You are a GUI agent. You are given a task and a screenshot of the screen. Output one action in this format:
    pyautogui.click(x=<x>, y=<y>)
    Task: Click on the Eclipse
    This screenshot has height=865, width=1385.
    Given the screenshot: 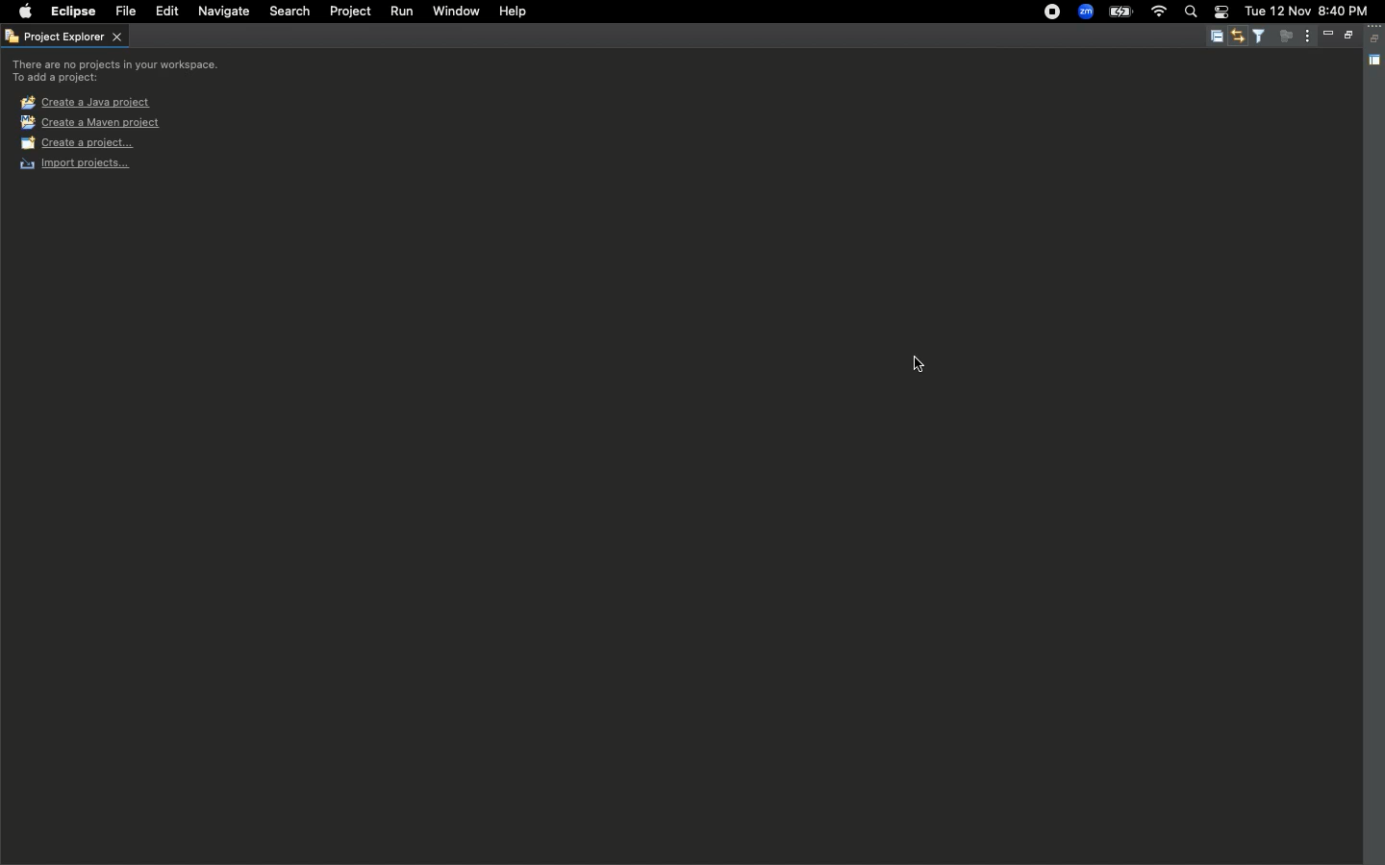 What is the action you would take?
    pyautogui.click(x=74, y=12)
    